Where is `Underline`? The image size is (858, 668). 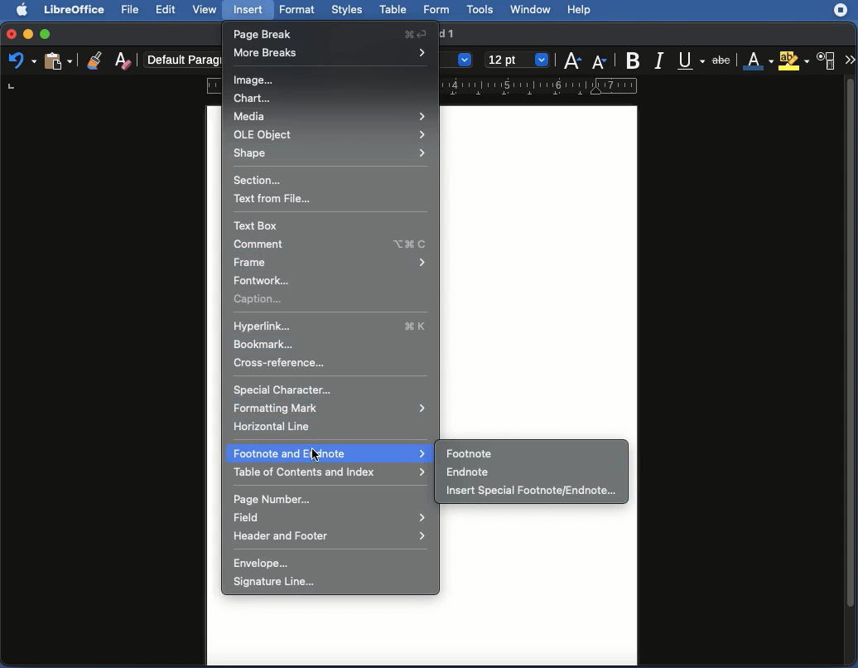 Underline is located at coordinates (692, 61).